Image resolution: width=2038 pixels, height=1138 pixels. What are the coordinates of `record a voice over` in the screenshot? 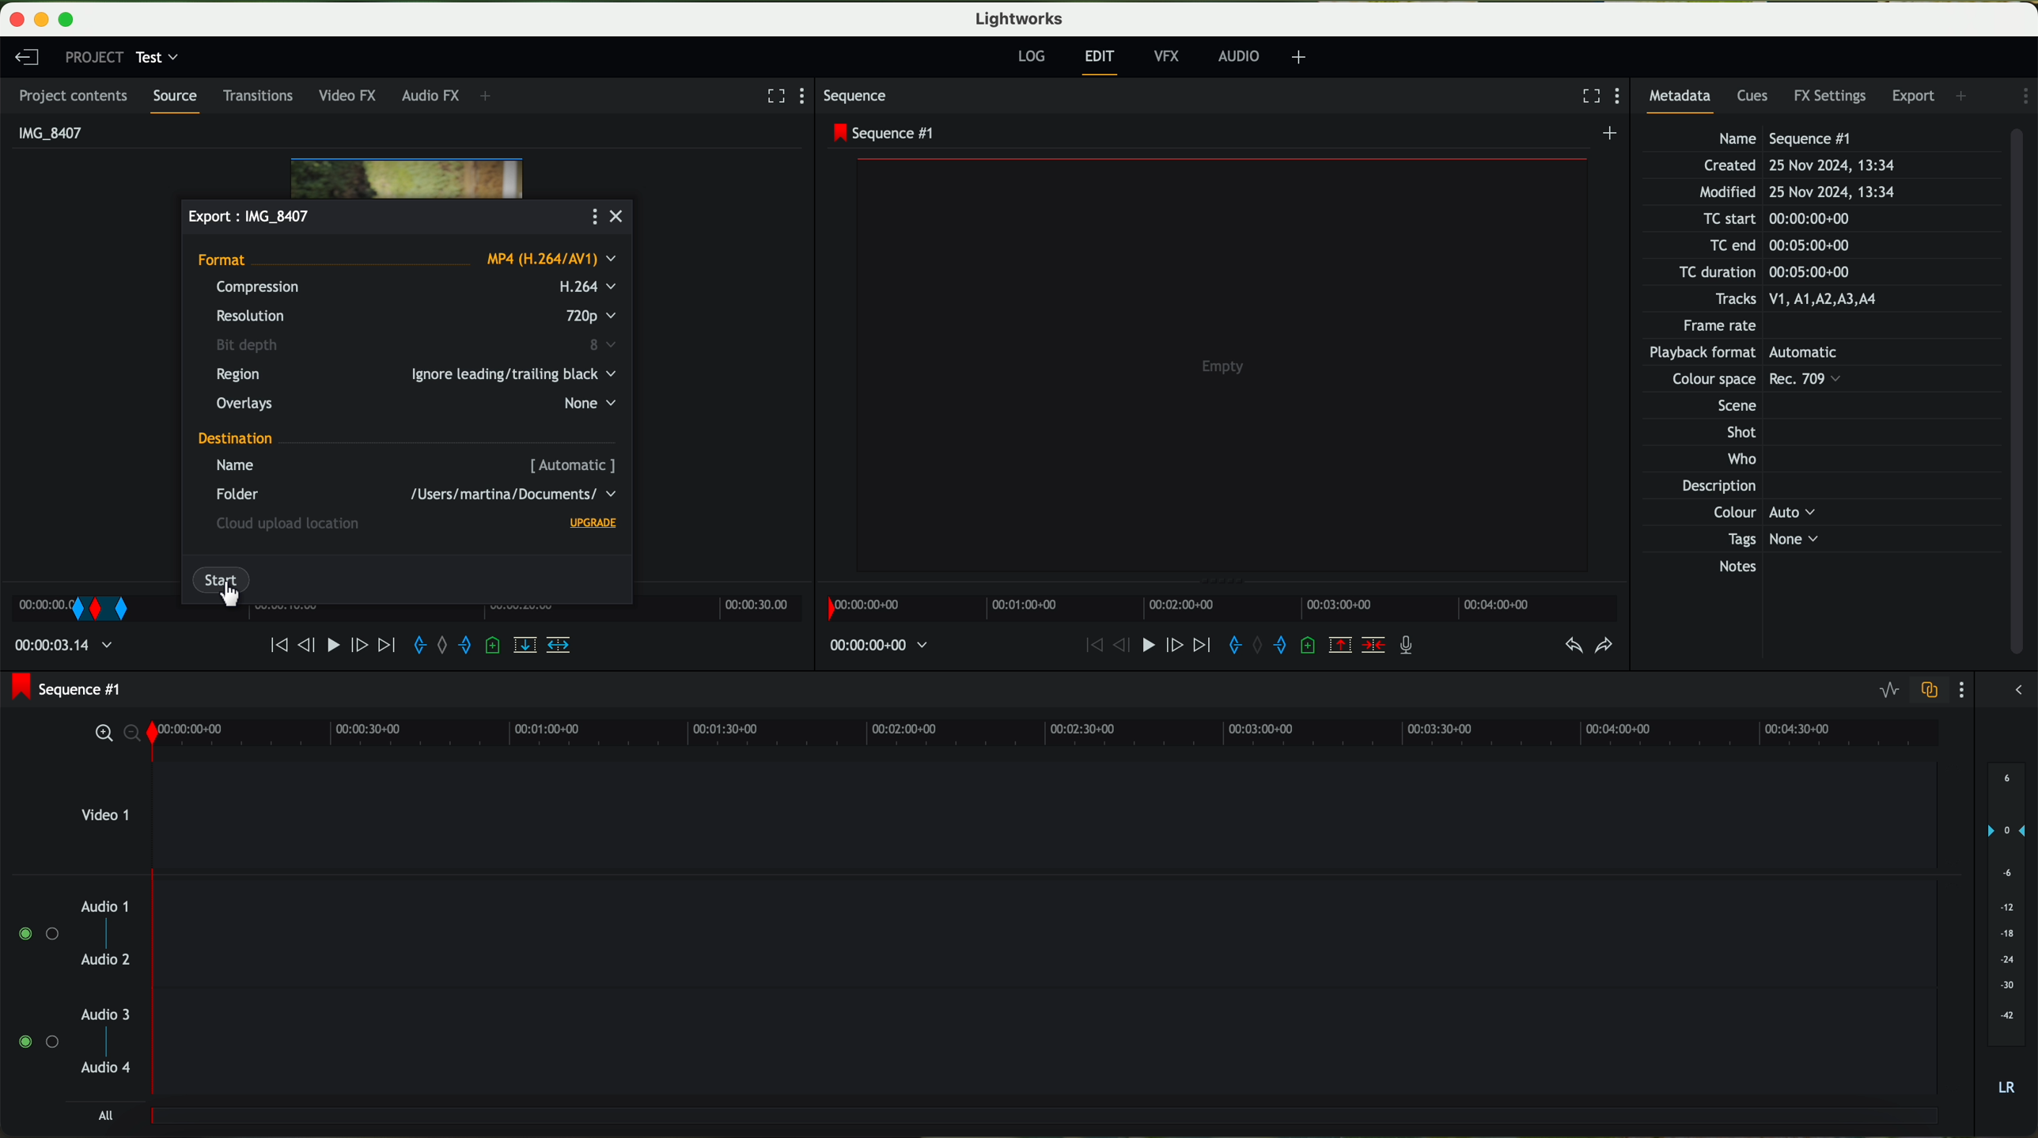 It's located at (1407, 644).